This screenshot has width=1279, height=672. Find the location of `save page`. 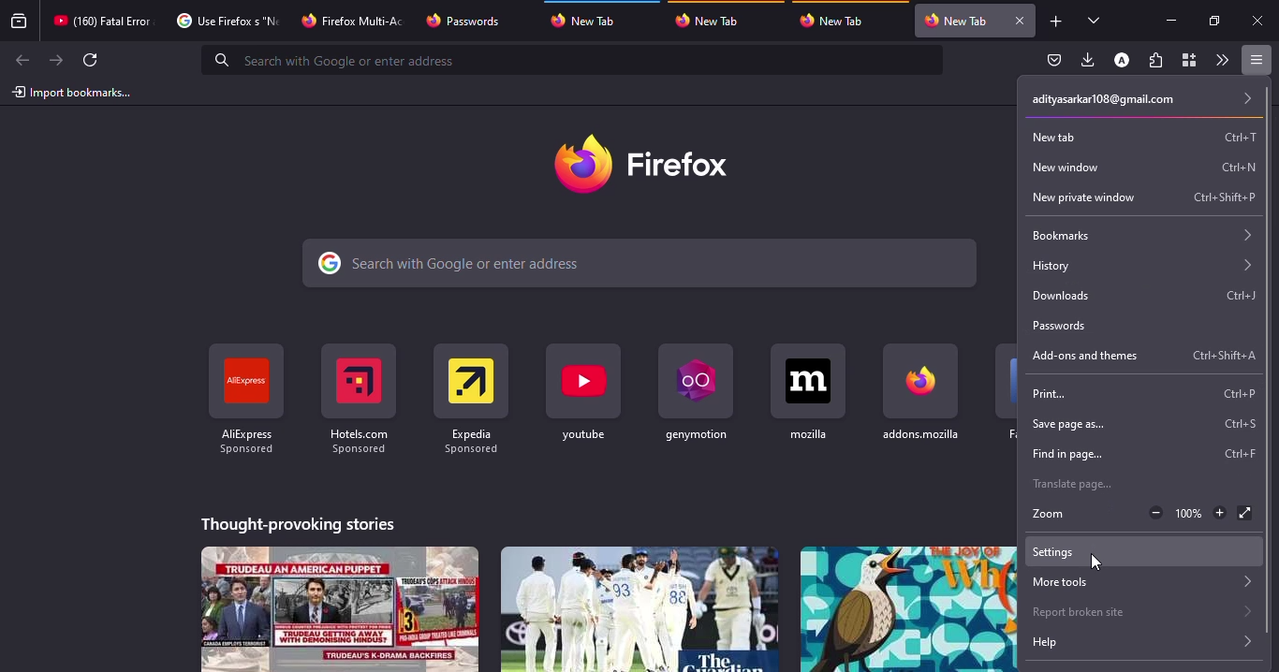

save page is located at coordinates (1066, 423).